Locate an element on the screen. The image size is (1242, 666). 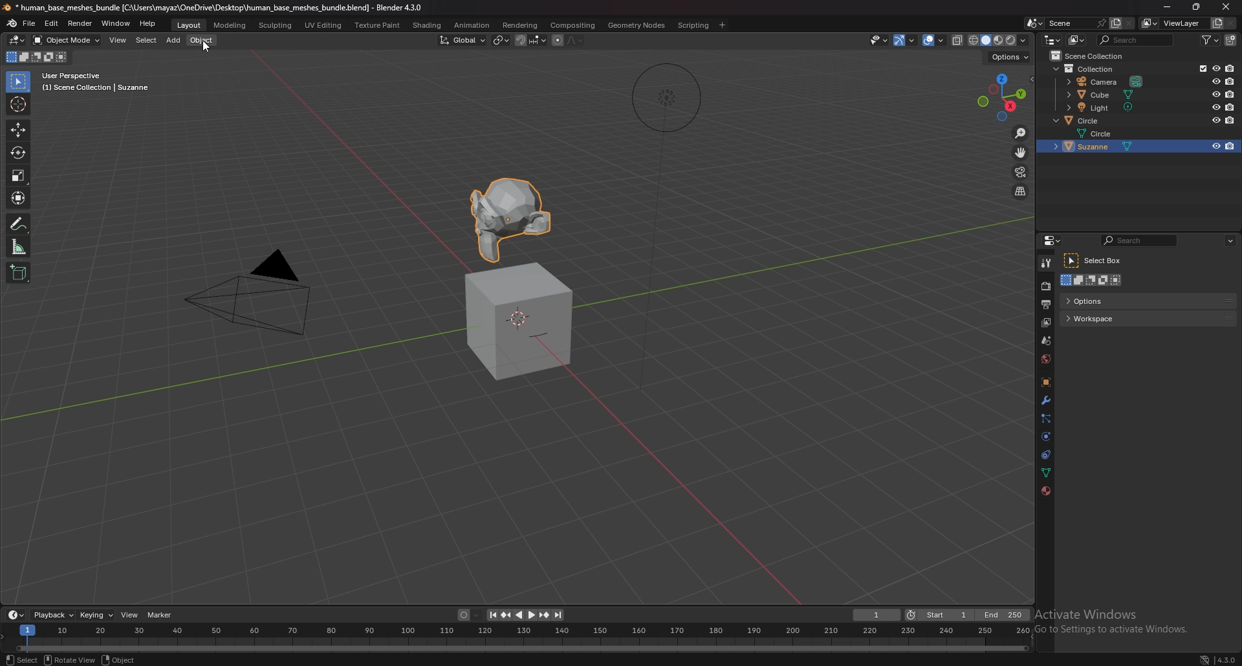
options is located at coordinates (1113, 300).